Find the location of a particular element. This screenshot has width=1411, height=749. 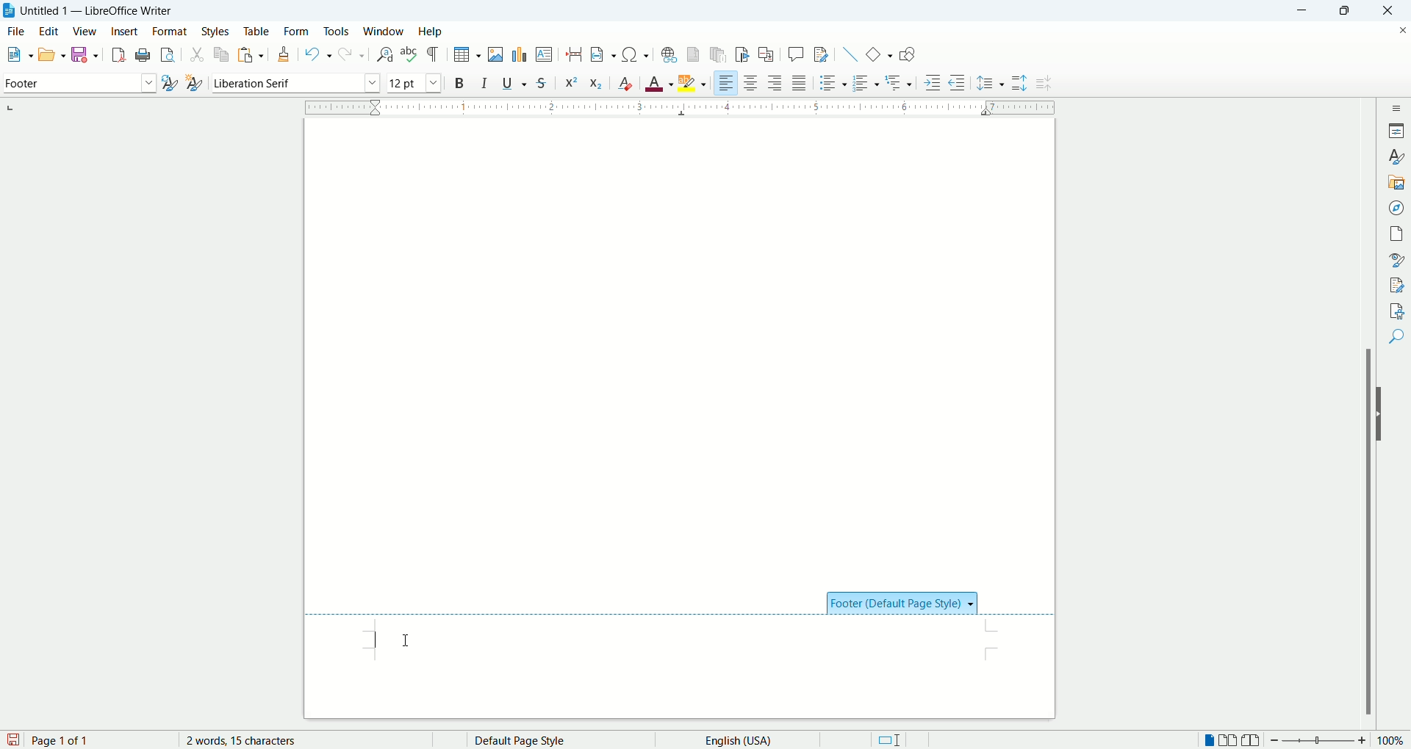

format is located at coordinates (169, 32).